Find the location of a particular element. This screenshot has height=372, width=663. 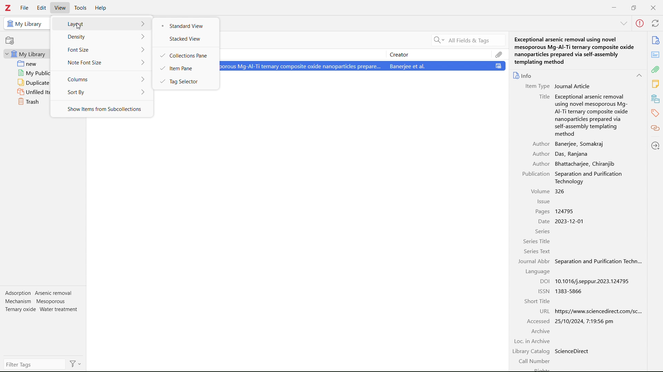

Series is located at coordinates (542, 231).